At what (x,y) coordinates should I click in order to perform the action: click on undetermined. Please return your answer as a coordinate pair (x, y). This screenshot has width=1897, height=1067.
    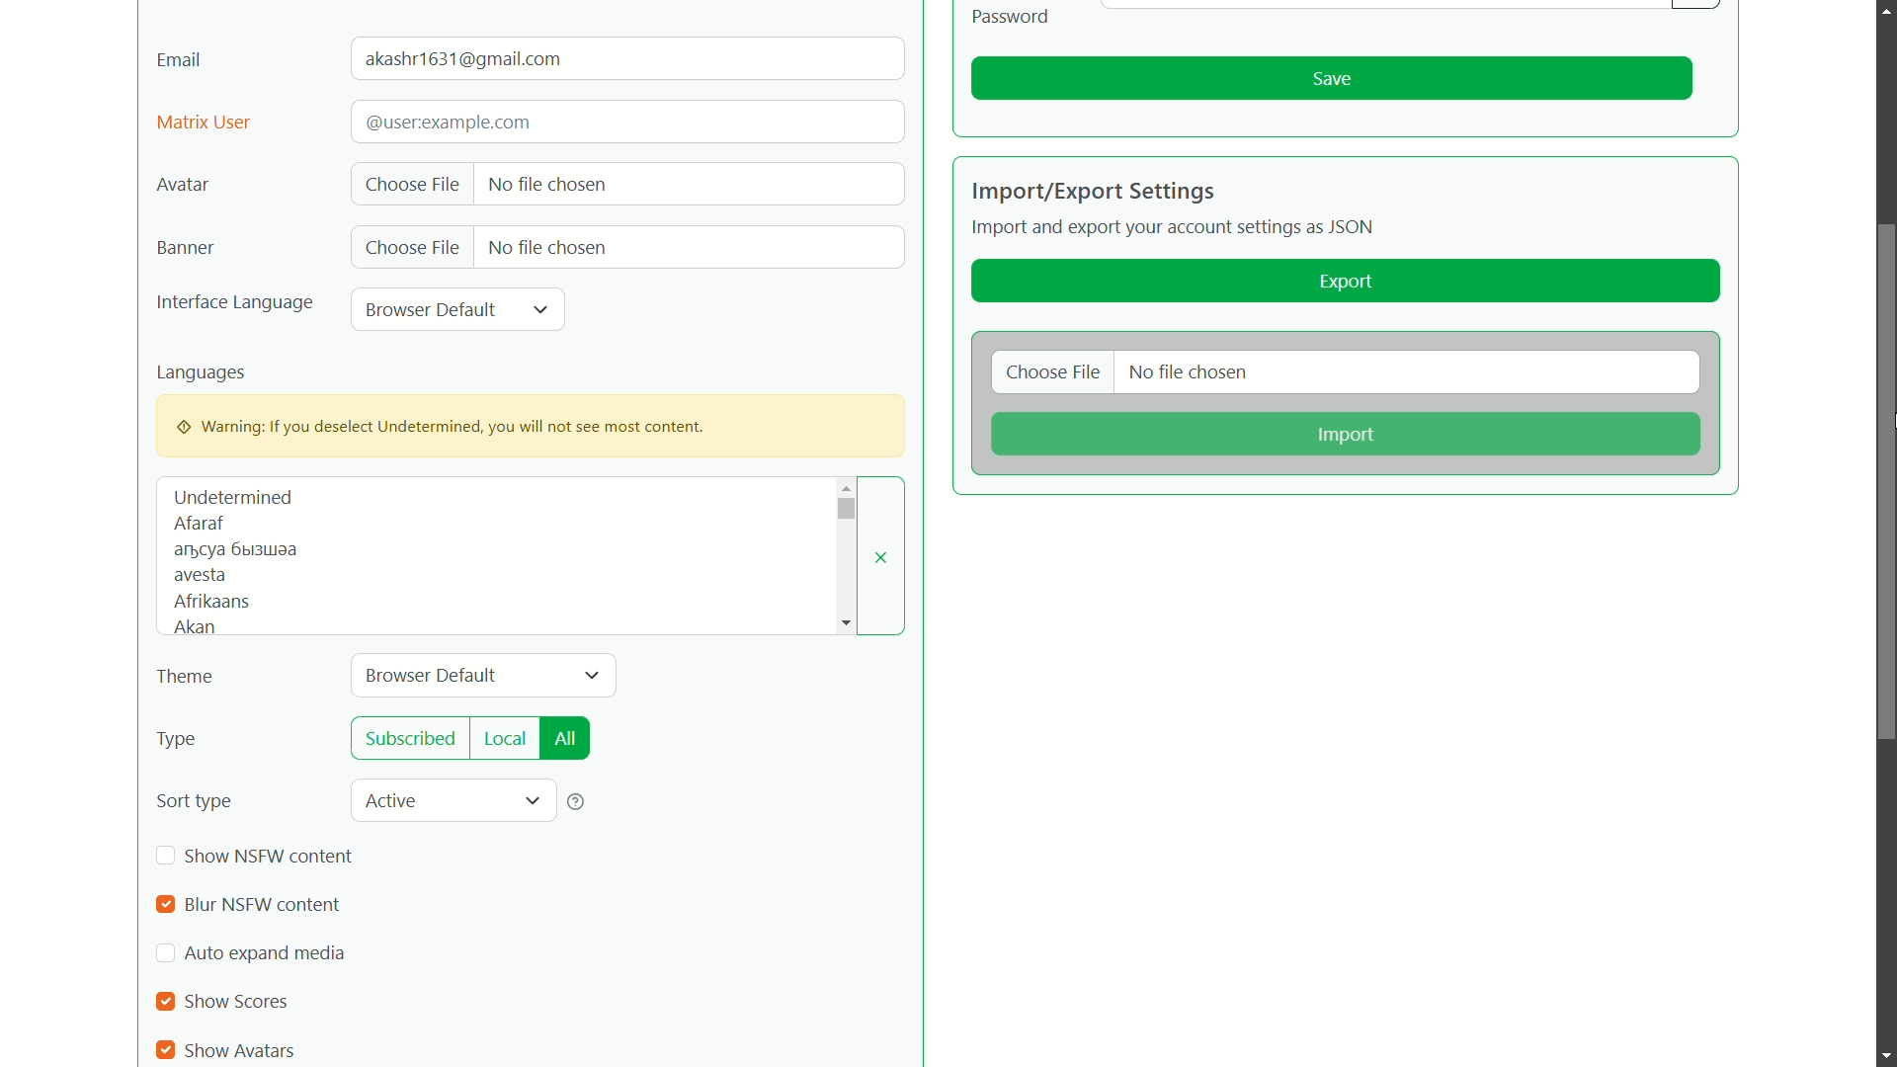
    Looking at the image, I should click on (233, 497).